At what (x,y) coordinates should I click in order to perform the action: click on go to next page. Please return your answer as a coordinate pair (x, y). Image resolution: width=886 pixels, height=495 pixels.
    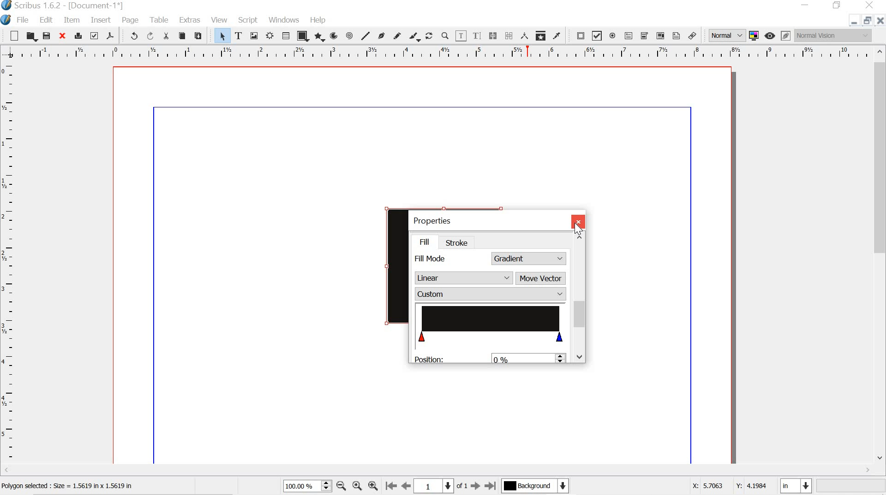
    Looking at the image, I should click on (475, 487).